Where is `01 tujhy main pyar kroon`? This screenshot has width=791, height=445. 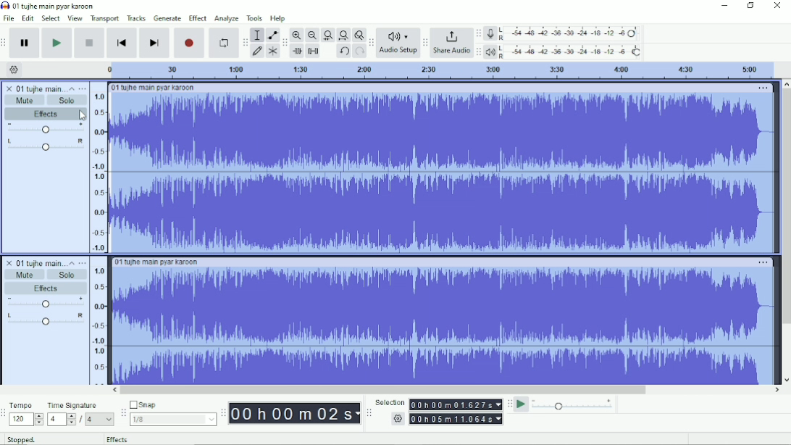
01 tujhy main pyar kroon is located at coordinates (158, 262).